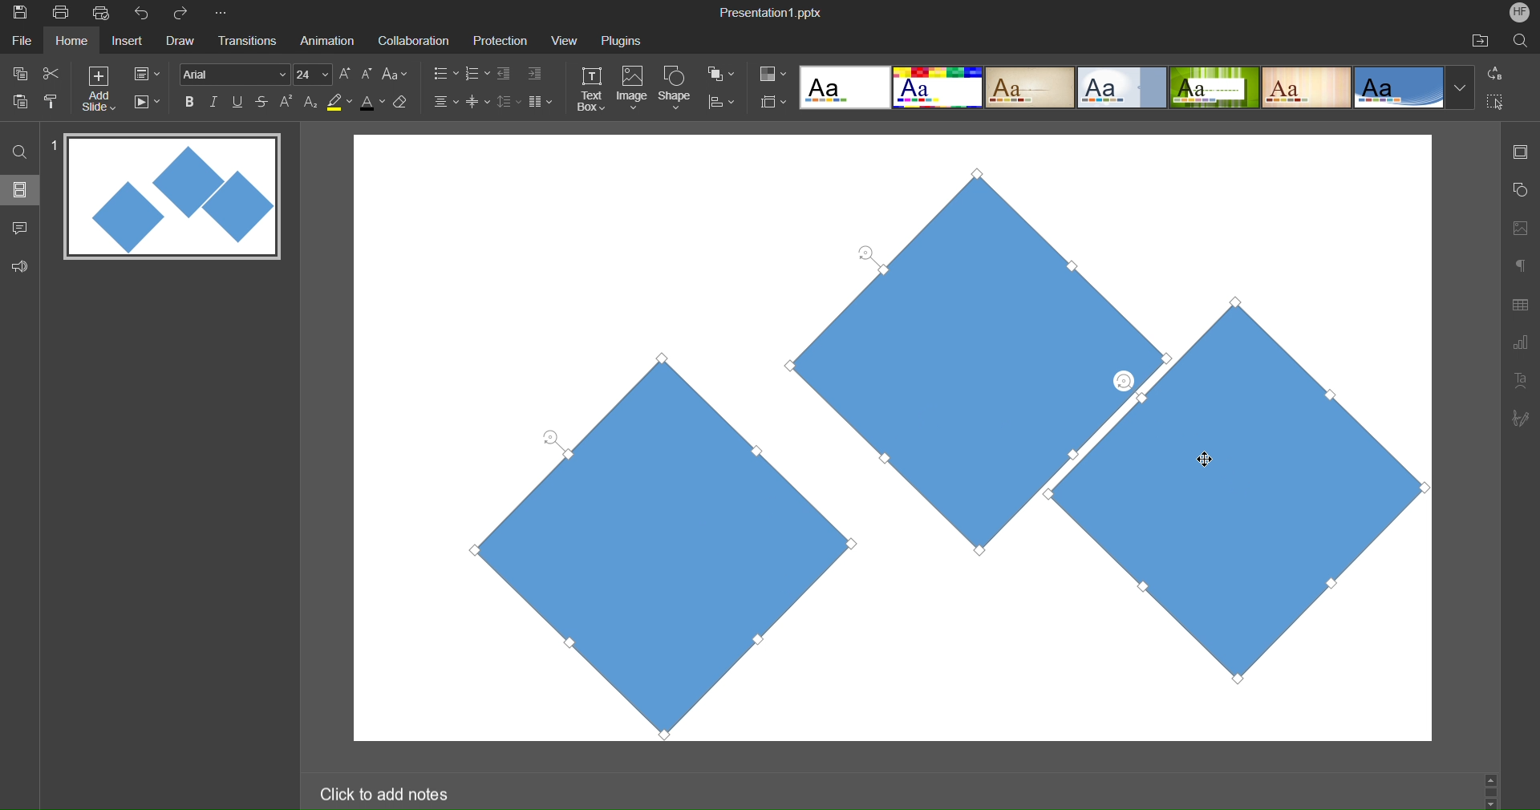 This screenshot has height=810, width=1540. I want to click on Playback, so click(146, 103).